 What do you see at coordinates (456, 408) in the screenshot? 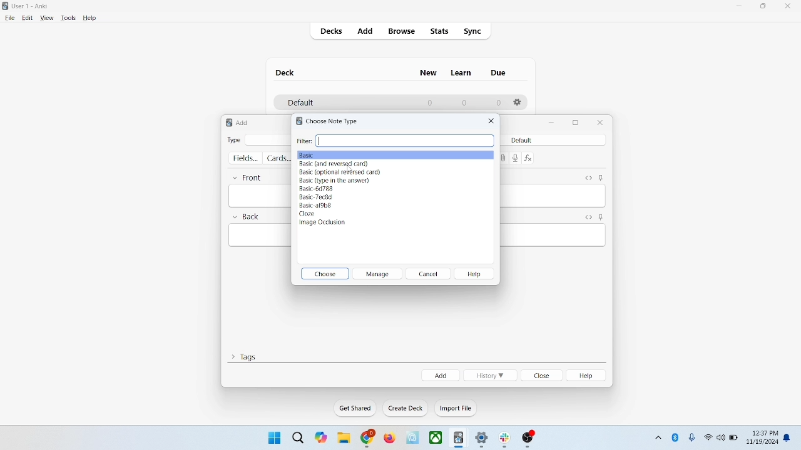
I see `import file` at bounding box center [456, 408].